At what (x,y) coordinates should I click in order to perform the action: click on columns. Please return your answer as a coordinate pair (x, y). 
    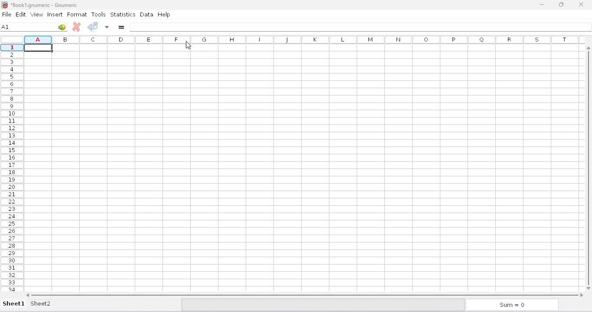
    Looking at the image, I should click on (305, 40).